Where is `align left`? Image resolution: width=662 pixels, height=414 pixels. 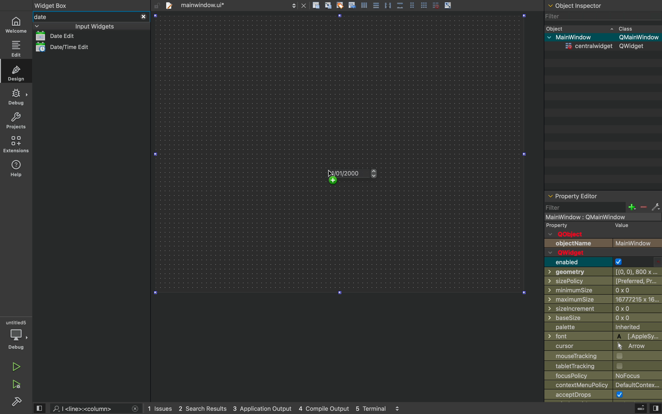 align left is located at coordinates (364, 5).